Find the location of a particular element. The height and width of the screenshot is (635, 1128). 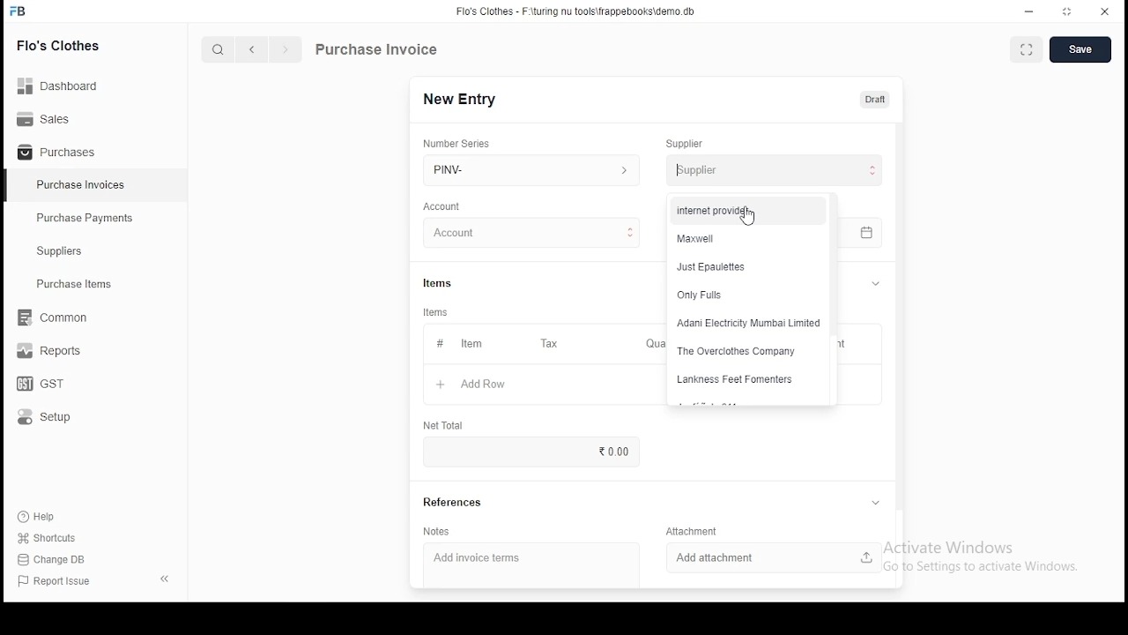

Items is located at coordinates (436, 312).